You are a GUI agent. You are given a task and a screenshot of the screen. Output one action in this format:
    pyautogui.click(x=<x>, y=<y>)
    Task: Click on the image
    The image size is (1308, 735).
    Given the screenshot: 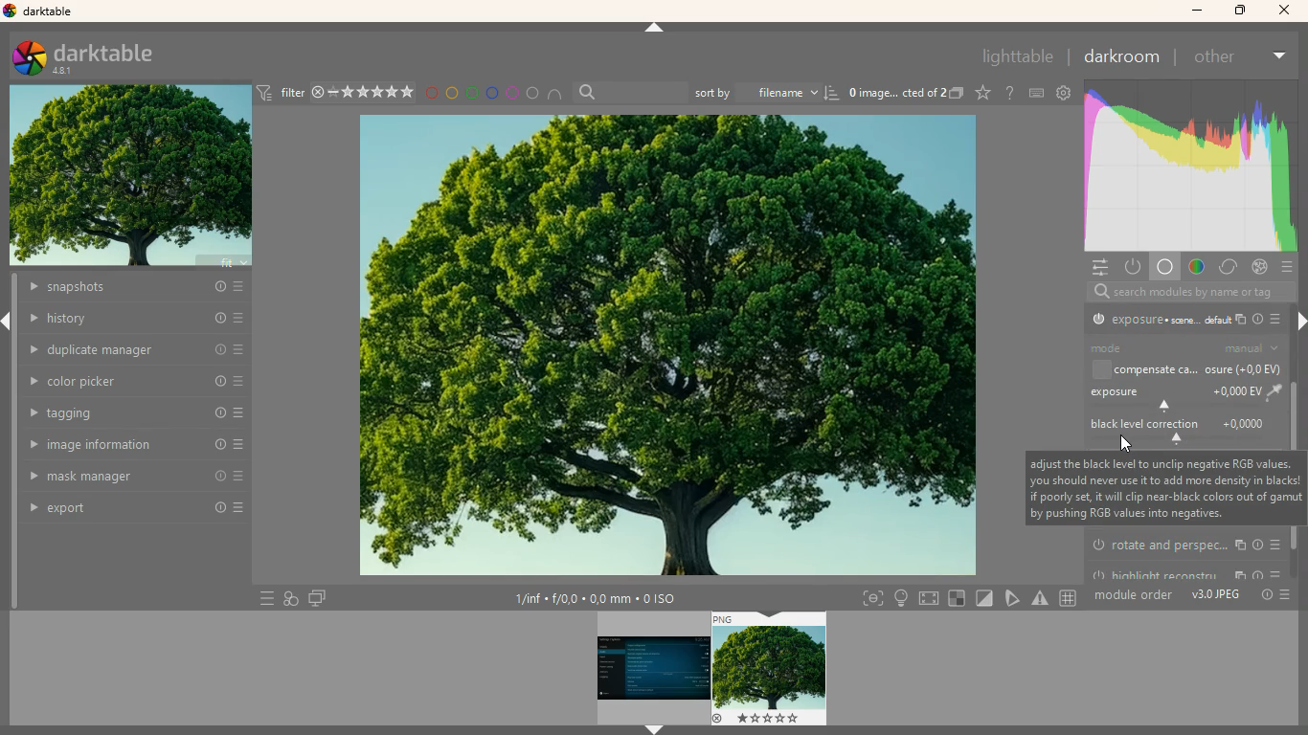 What is the action you would take?
    pyautogui.click(x=769, y=667)
    